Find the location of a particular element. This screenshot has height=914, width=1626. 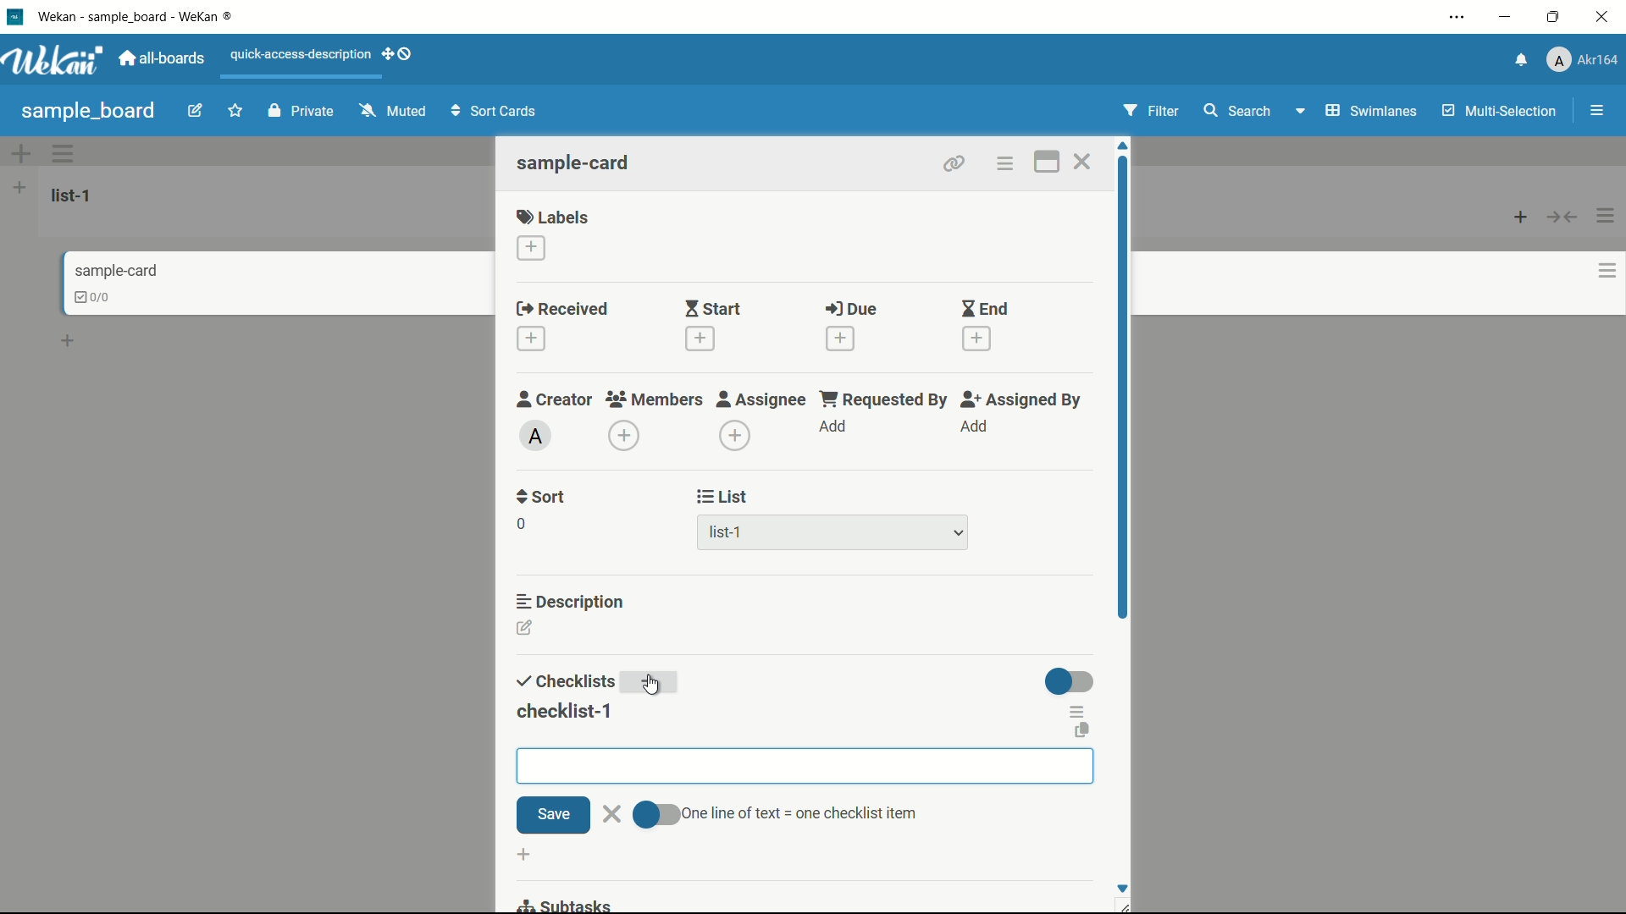

end is located at coordinates (984, 310).